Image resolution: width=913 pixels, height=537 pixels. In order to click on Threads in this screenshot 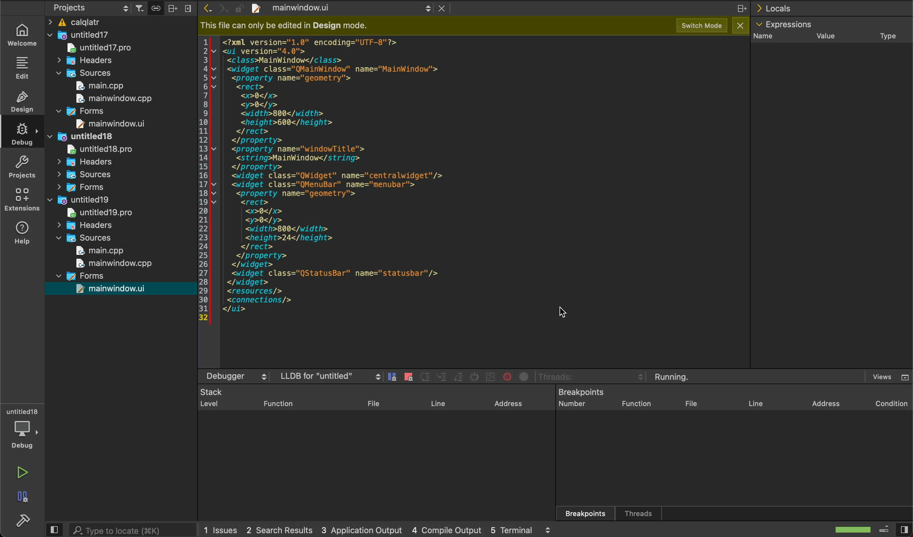, I will do `click(641, 512)`.